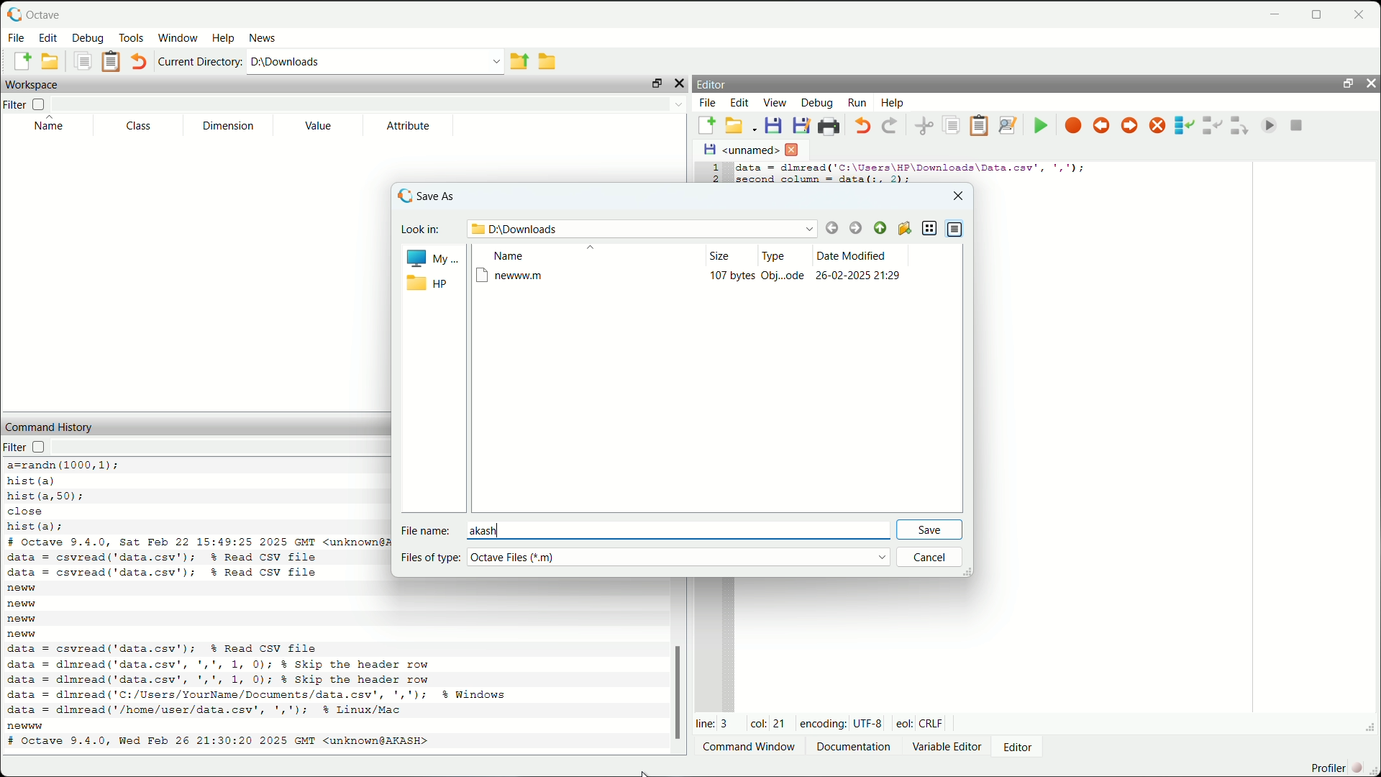 The height and width of the screenshot is (777, 1381). I want to click on files of type, so click(429, 557).